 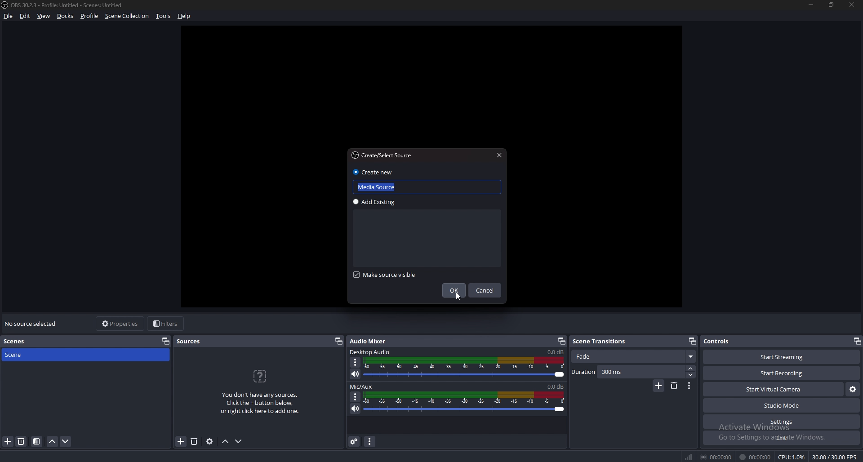 What do you see at coordinates (604, 342) in the screenshot?
I see `Scene transitions` at bounding box center [604, 342].